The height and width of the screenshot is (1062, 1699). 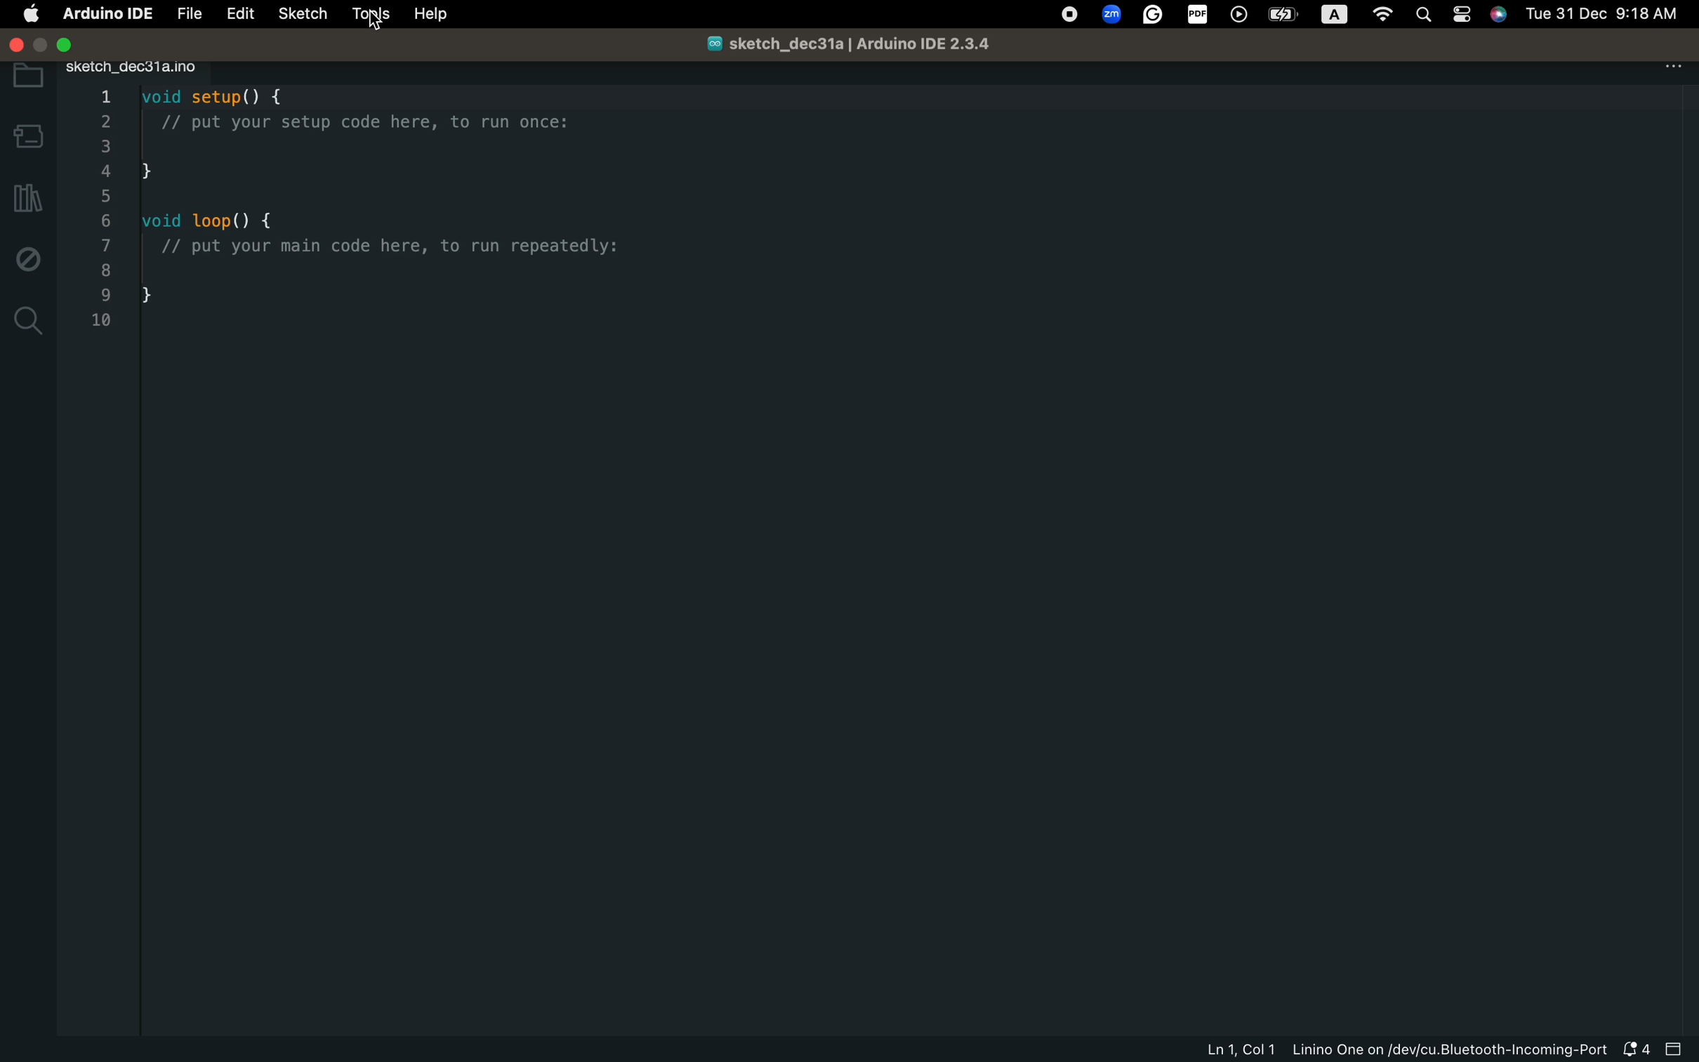 I want to click on cursor, so click(x=383, y=20).